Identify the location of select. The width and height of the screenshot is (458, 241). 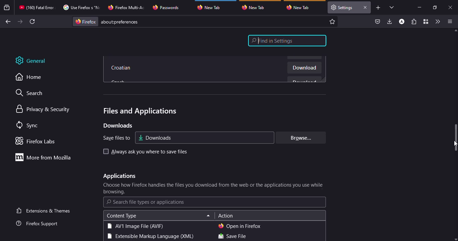
(105, 151).